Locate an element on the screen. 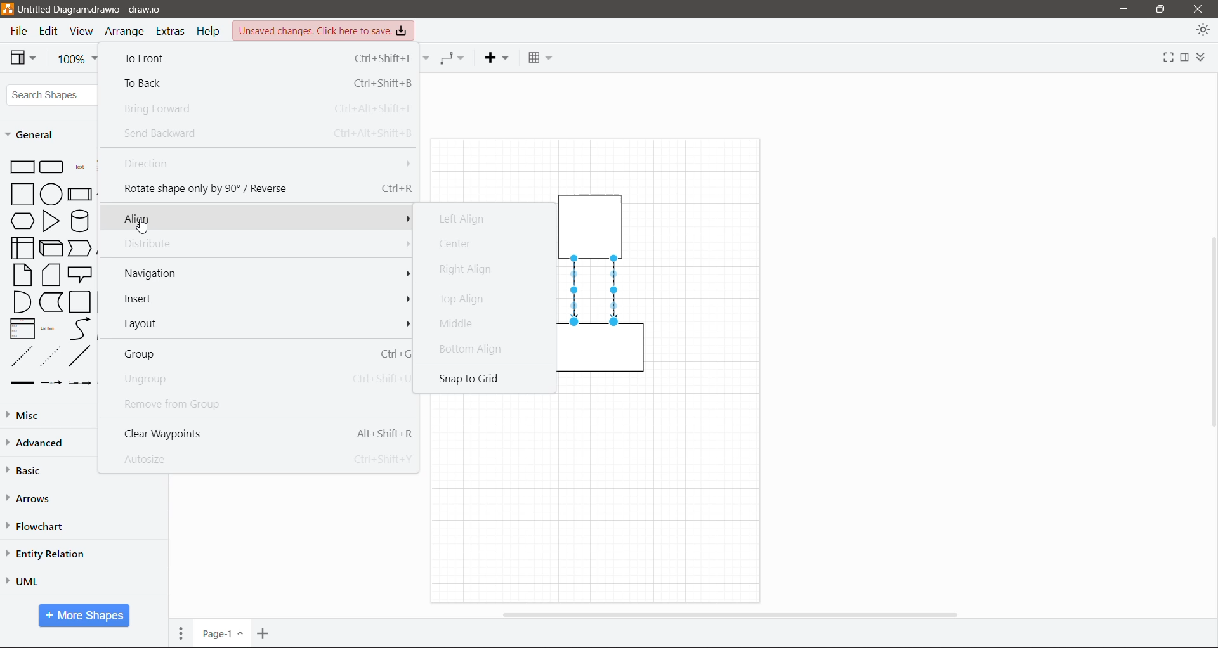 This screenshot has height=648, width=1218. Step is located at coordinates (80, 247).